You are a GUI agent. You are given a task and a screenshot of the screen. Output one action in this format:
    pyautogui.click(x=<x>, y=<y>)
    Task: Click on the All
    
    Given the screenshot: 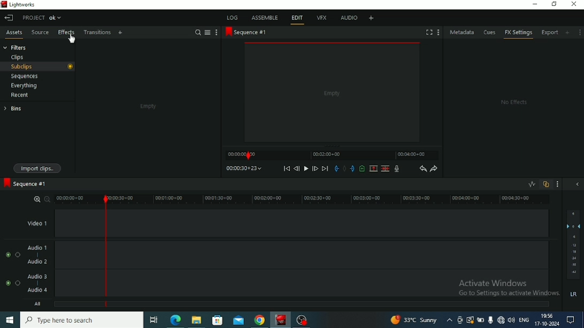 What is the action you would take?
    pyautogui.click(x=334, y=305)
    